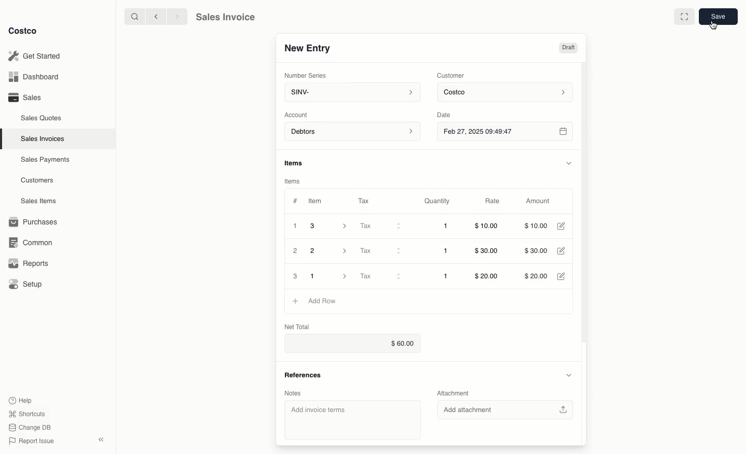 The height and width of the screenshot is (454, 746). Describe the element at coordinates (26, 285) in the screenshot. I see `Setup` at that location.